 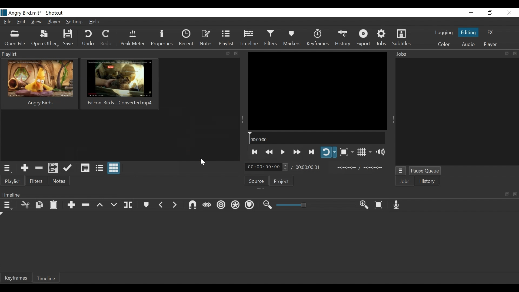 I want to click on Append, so click(x=72, y=205).